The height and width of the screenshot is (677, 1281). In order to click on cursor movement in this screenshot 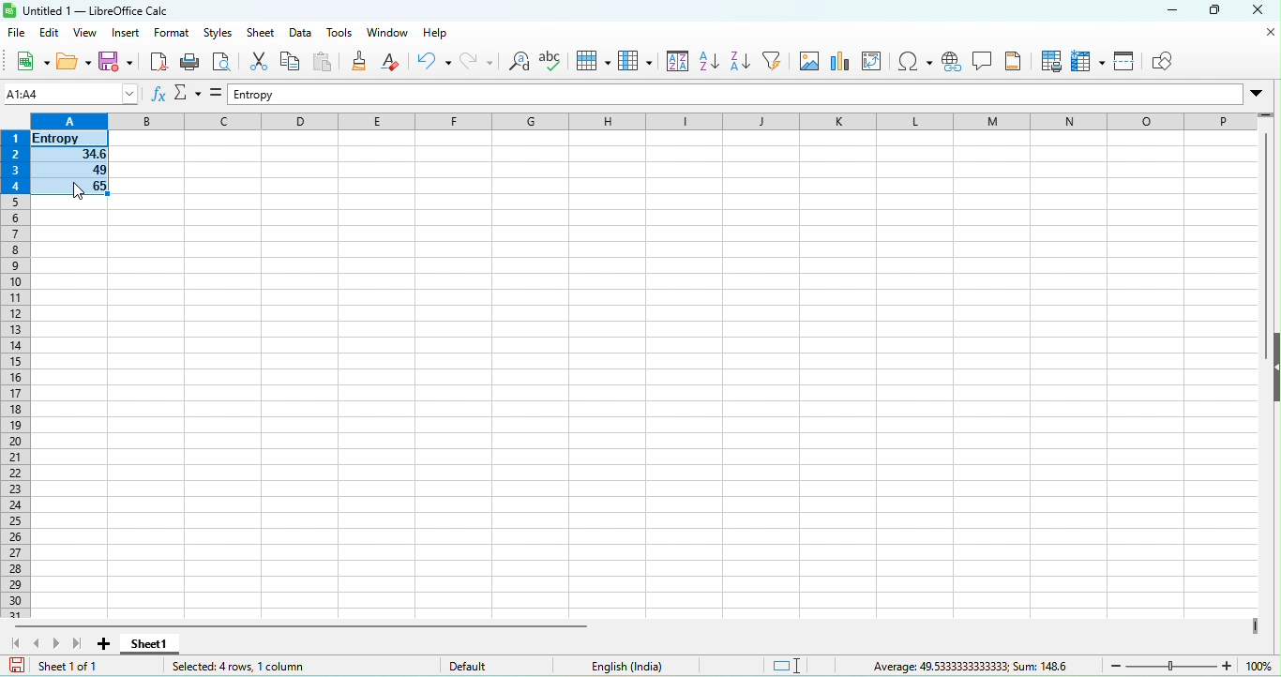, I will do `click(77, 191)`.